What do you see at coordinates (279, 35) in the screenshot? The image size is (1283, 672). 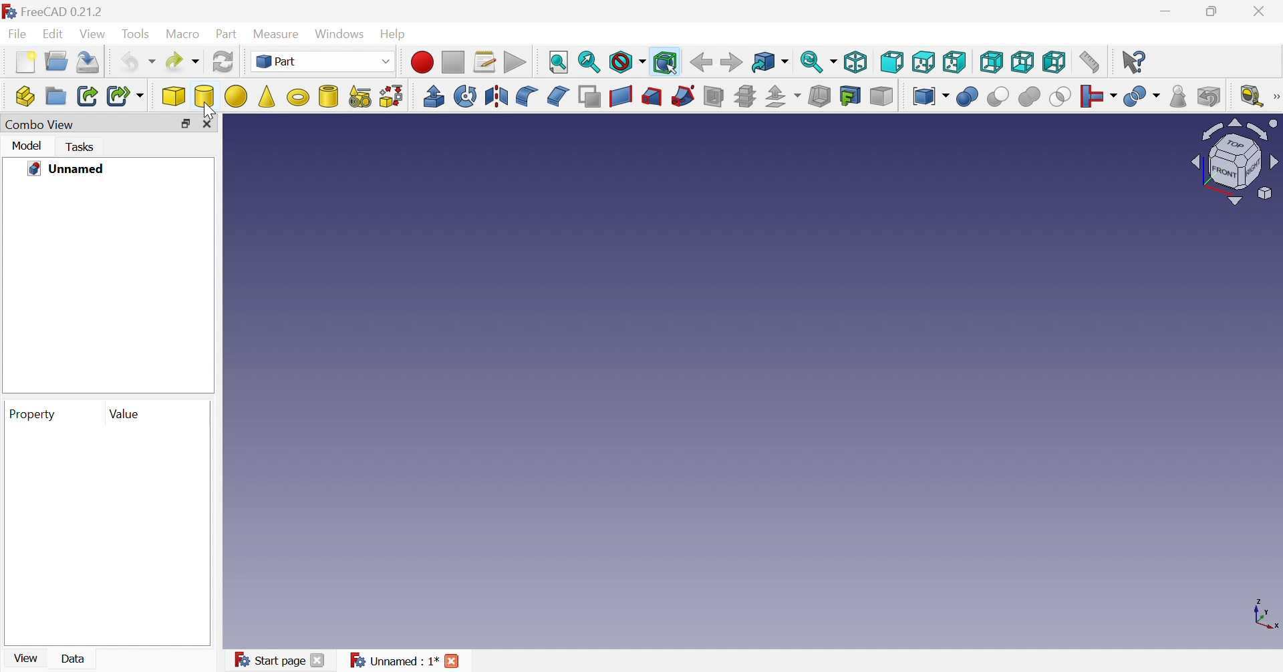 I see `Measure` at bounding box center [279, 35].